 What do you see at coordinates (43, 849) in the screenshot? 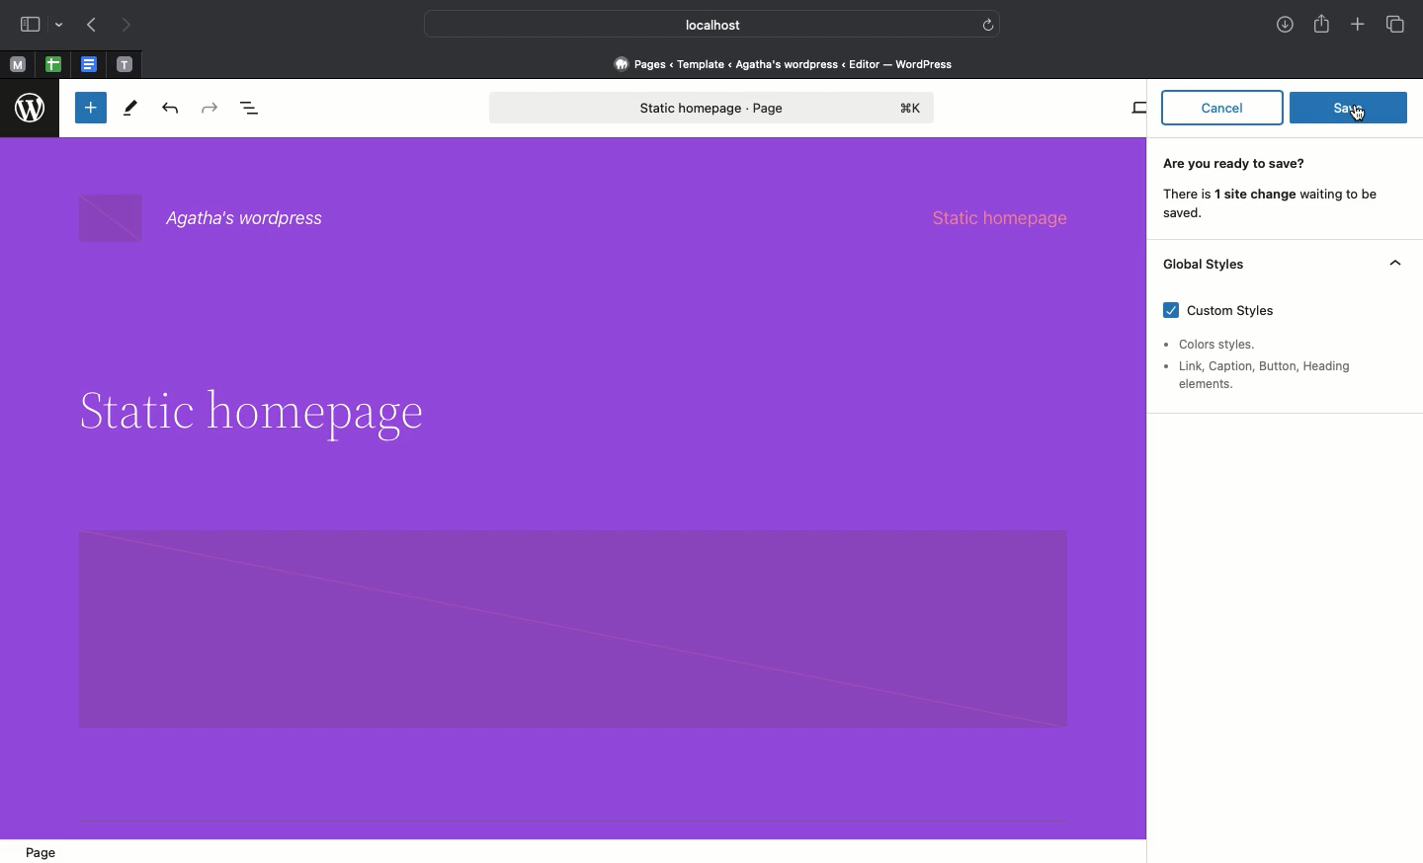
I see `page` at bounding box center [43, 849].